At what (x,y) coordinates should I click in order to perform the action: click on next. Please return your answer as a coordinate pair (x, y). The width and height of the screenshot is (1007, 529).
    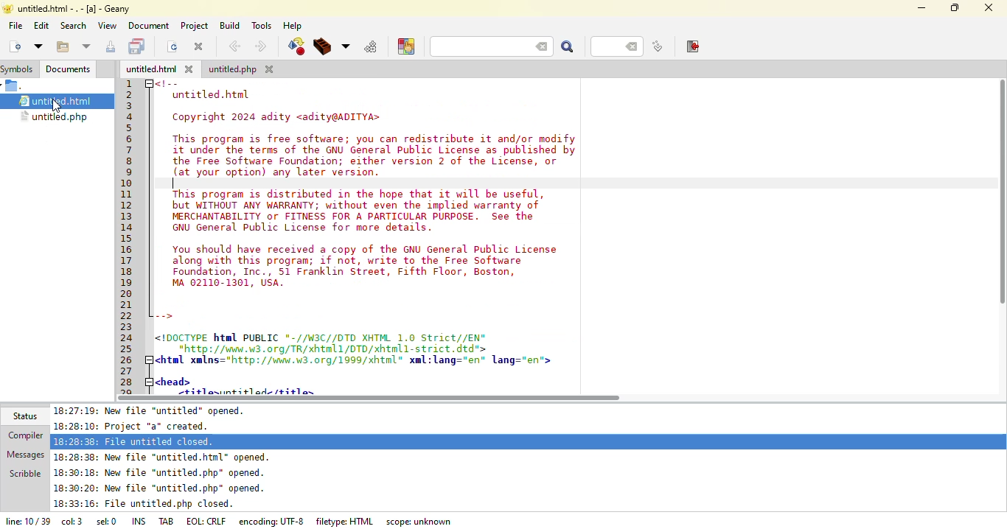
    Looking at the image, I should click on (262, 46).